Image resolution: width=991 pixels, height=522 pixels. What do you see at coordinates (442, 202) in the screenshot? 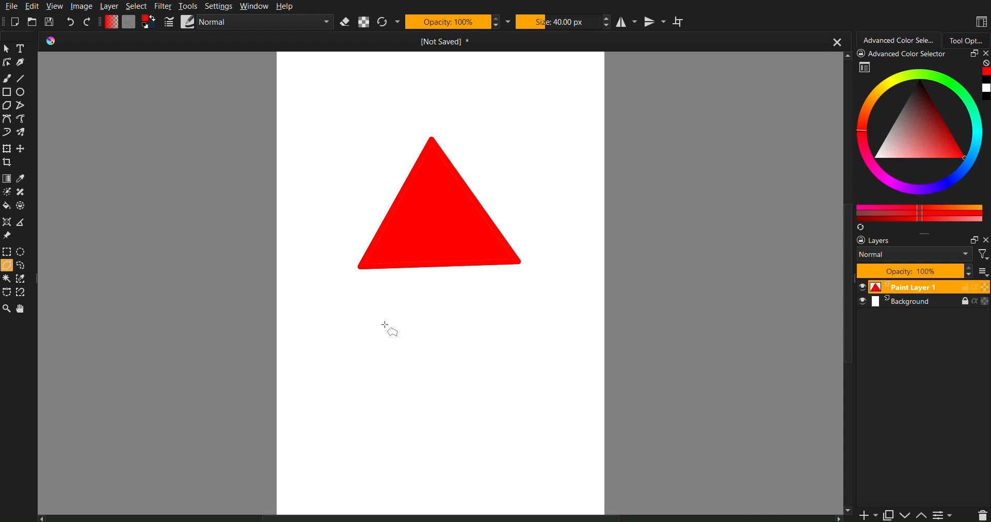
I see `Shape` at bounding box center [442, 202].